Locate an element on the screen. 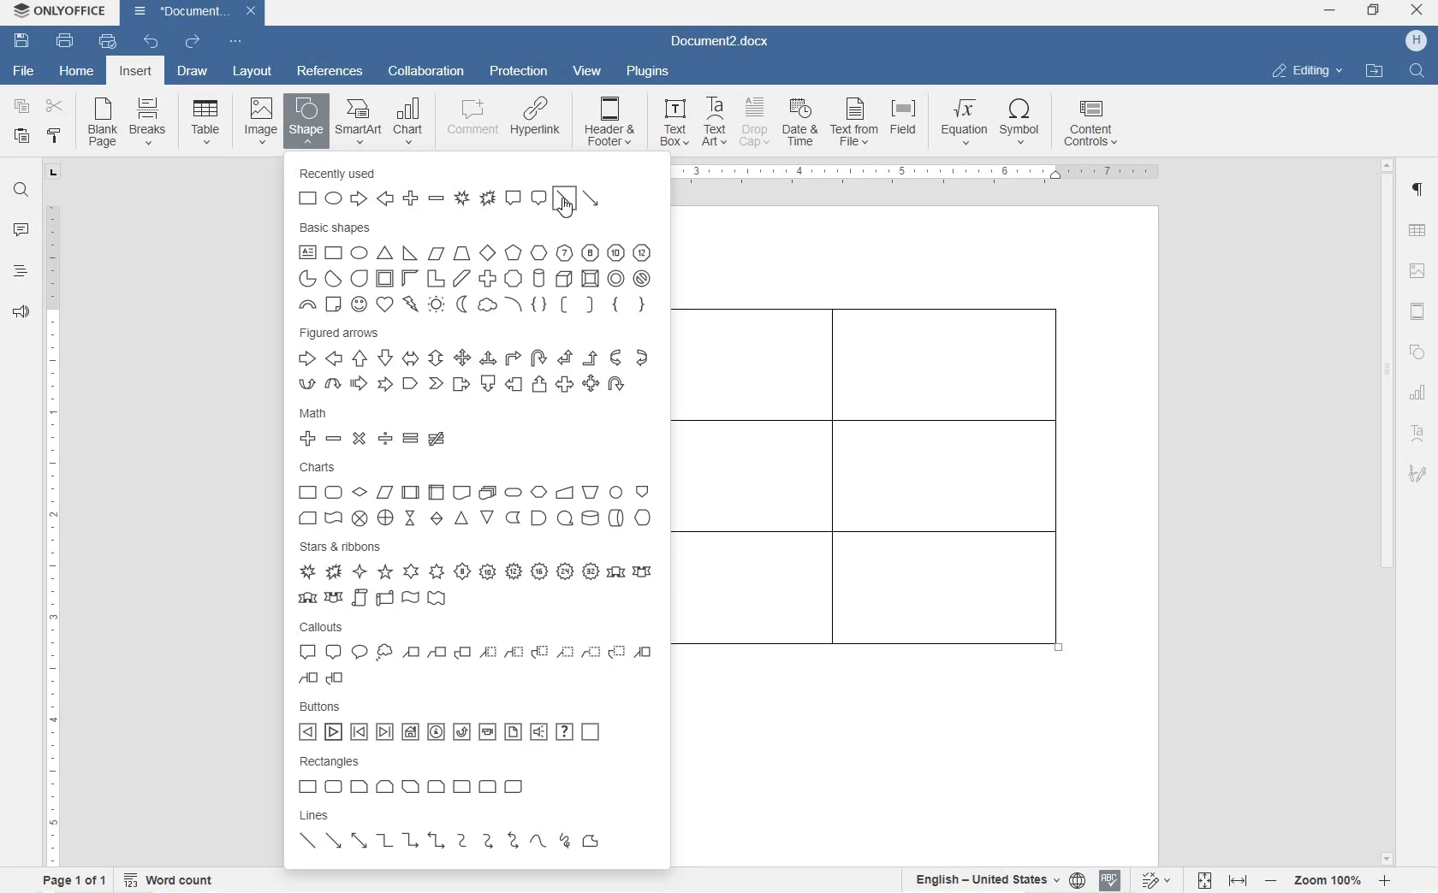 The image size is (1438, 893). collaboration is located at coordinates (426, 72).